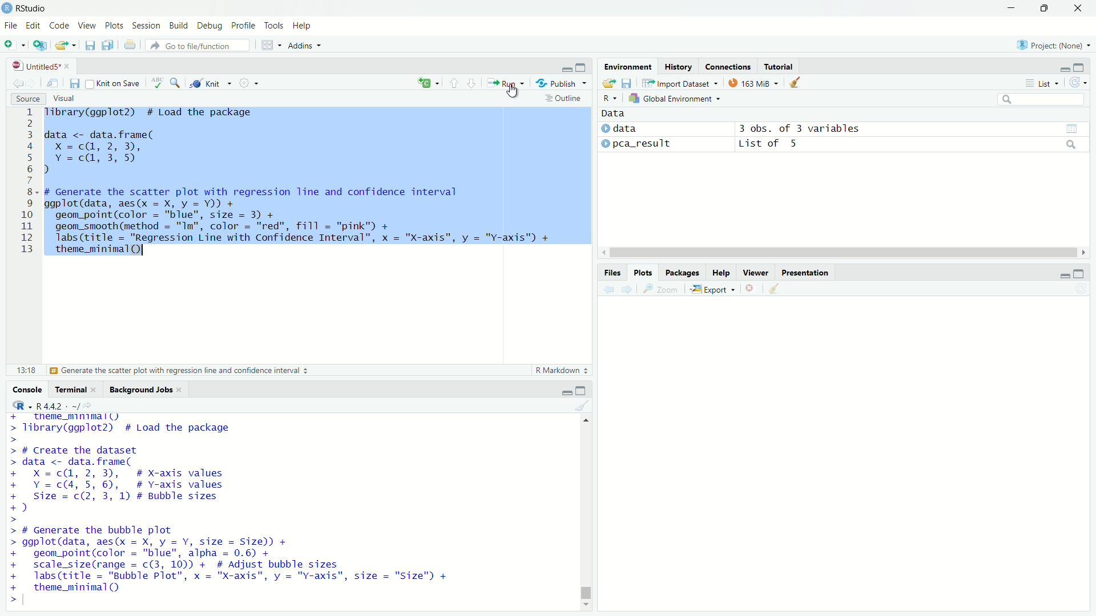 This screenshot has width=1096, height=616. Describe the element at coordinates (662, 289) in the screenshot. I see `Zoom` at that location.